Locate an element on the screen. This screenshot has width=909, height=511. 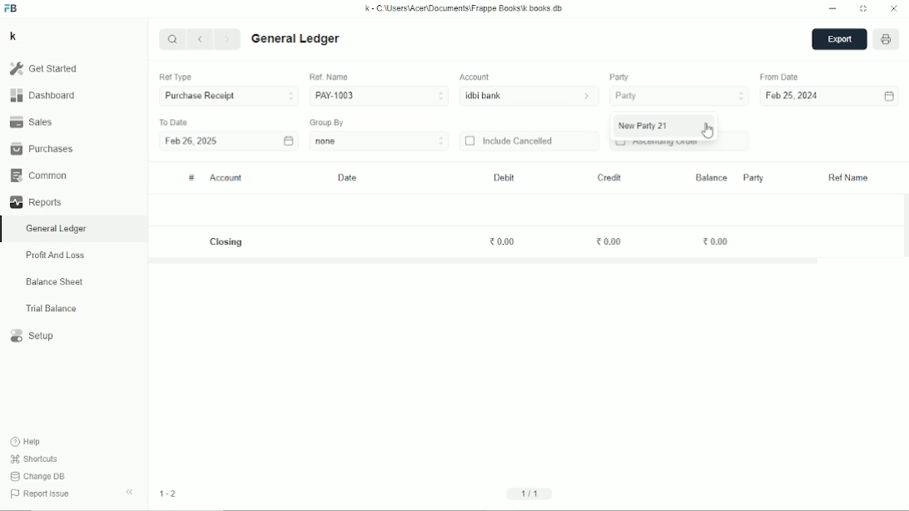
Change DB is located at coordinates (38, 476).